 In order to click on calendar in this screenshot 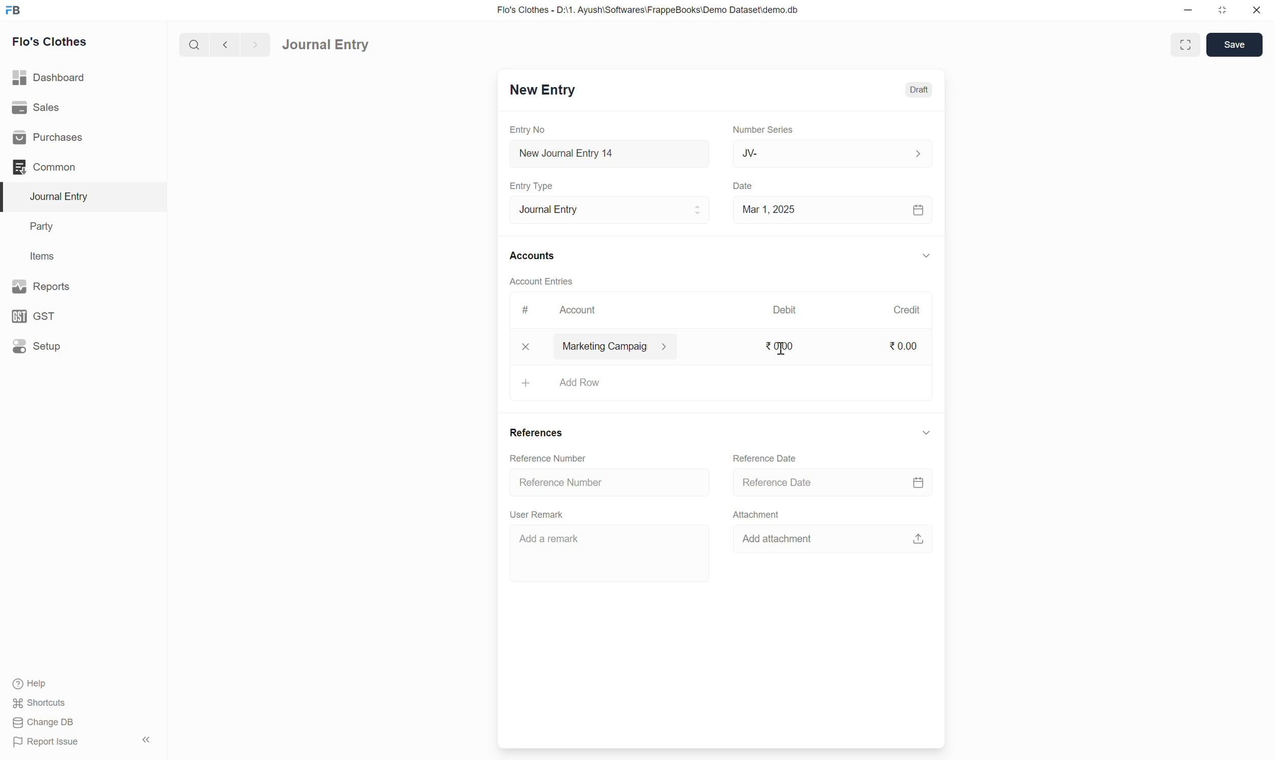, I will do `click(918, 482)`.